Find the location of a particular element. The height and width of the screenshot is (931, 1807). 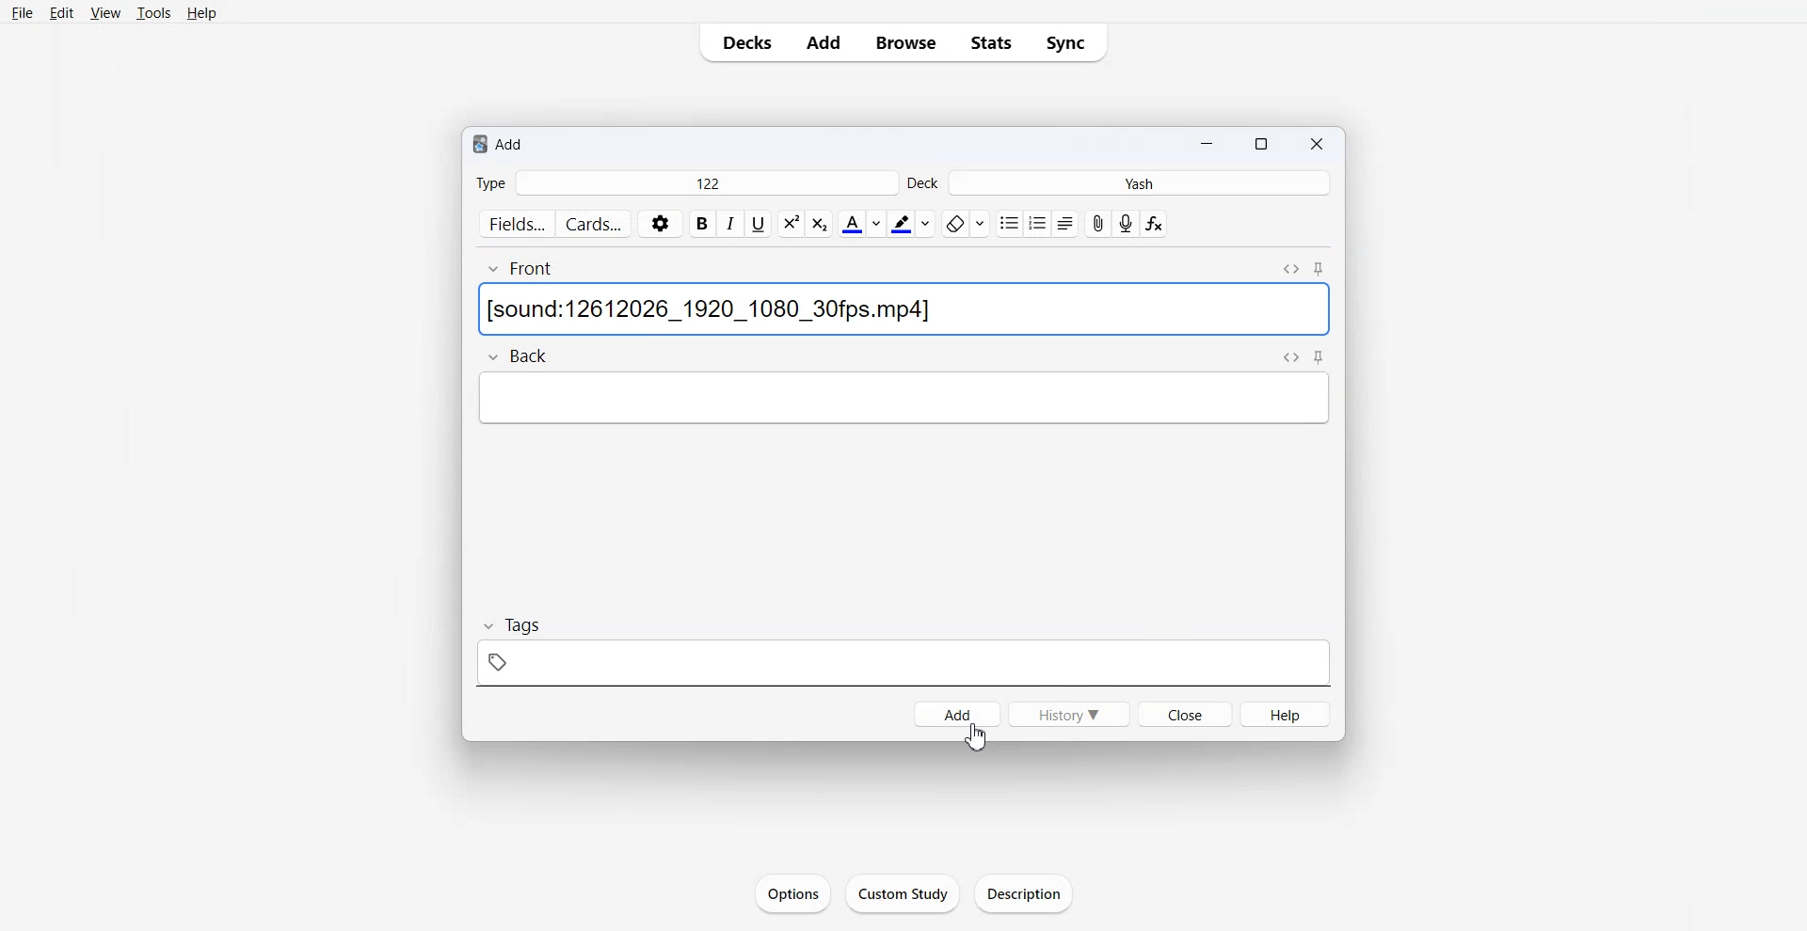

Options is located at coordinates (792, 892).